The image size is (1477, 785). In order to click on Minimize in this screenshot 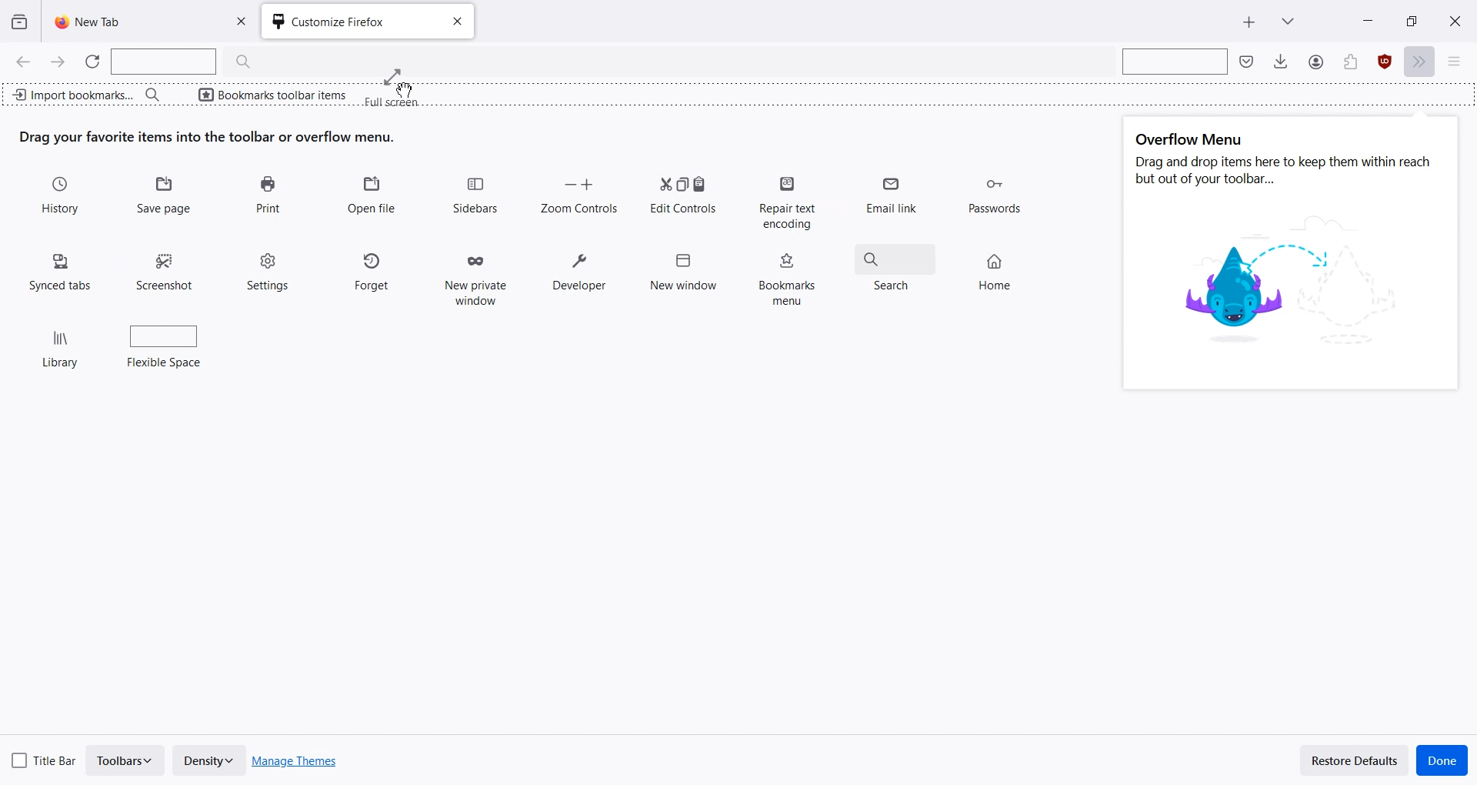, I will do `click(1369, 20)`.